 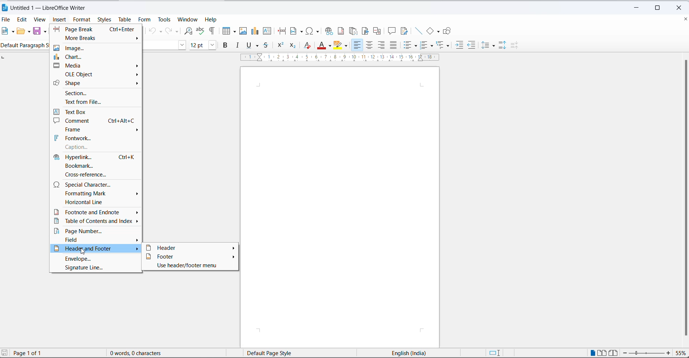 I want to click on italic, so click(x=239, y=45).